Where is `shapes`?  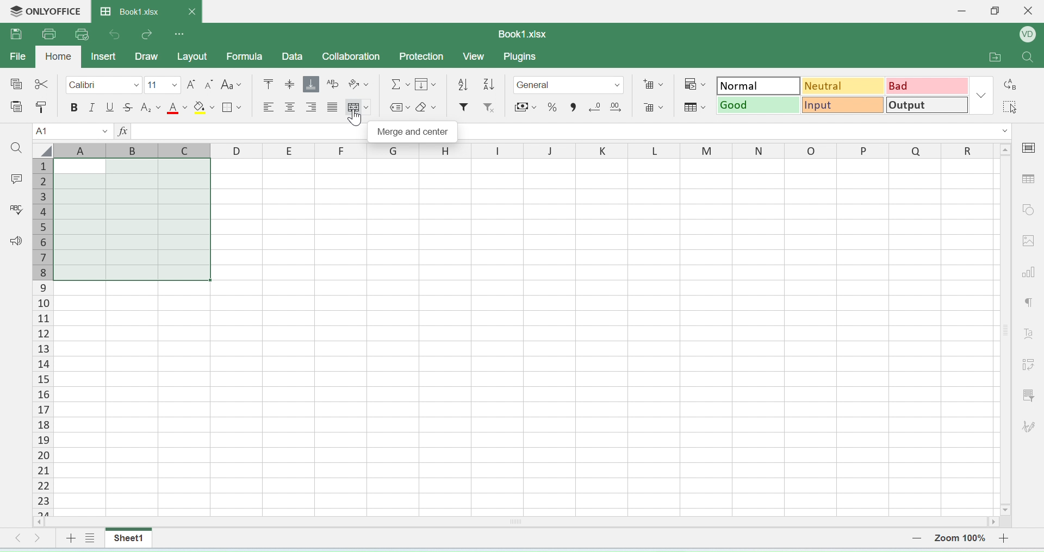
shapes is located at coordinates (1029, 208).